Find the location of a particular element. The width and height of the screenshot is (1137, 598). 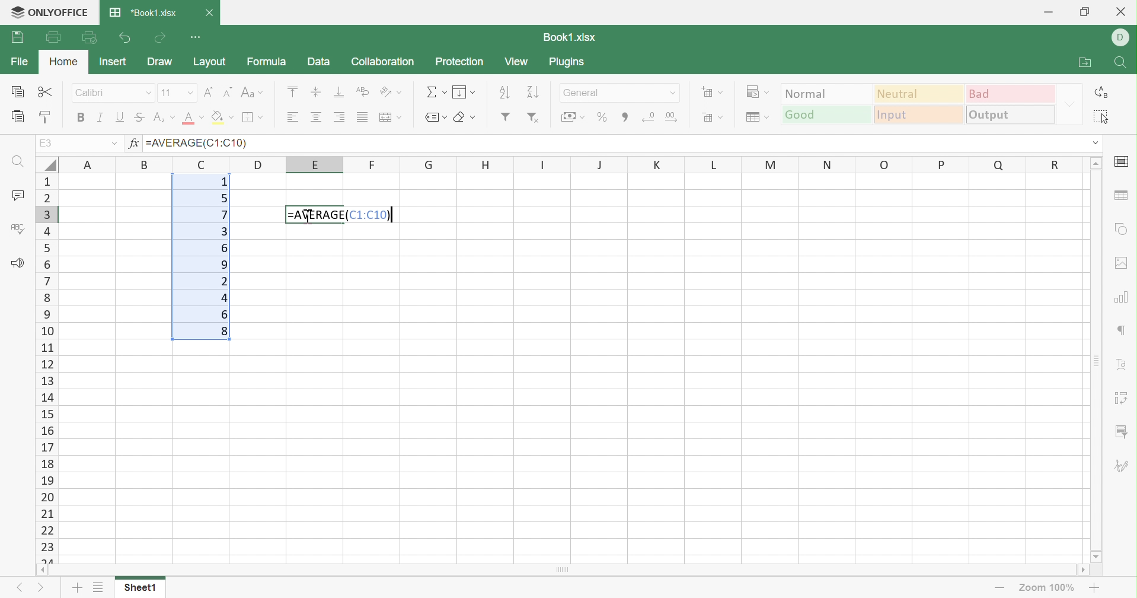

2 is located at coordinates (225, 282).